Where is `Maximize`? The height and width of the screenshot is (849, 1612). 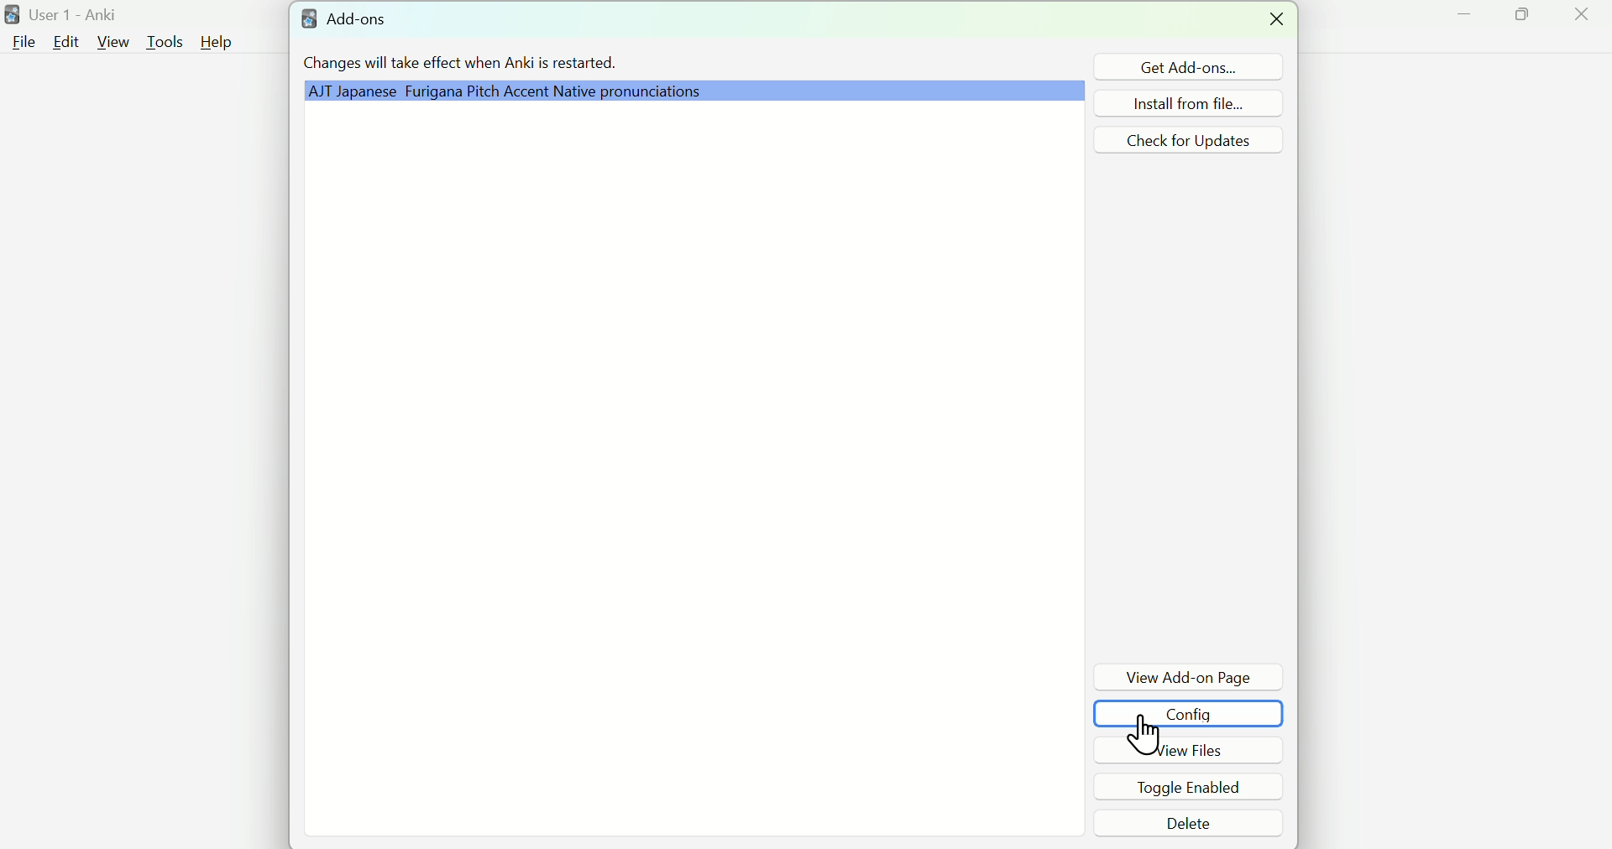 Maximize is located at coordinates (1529, 20).